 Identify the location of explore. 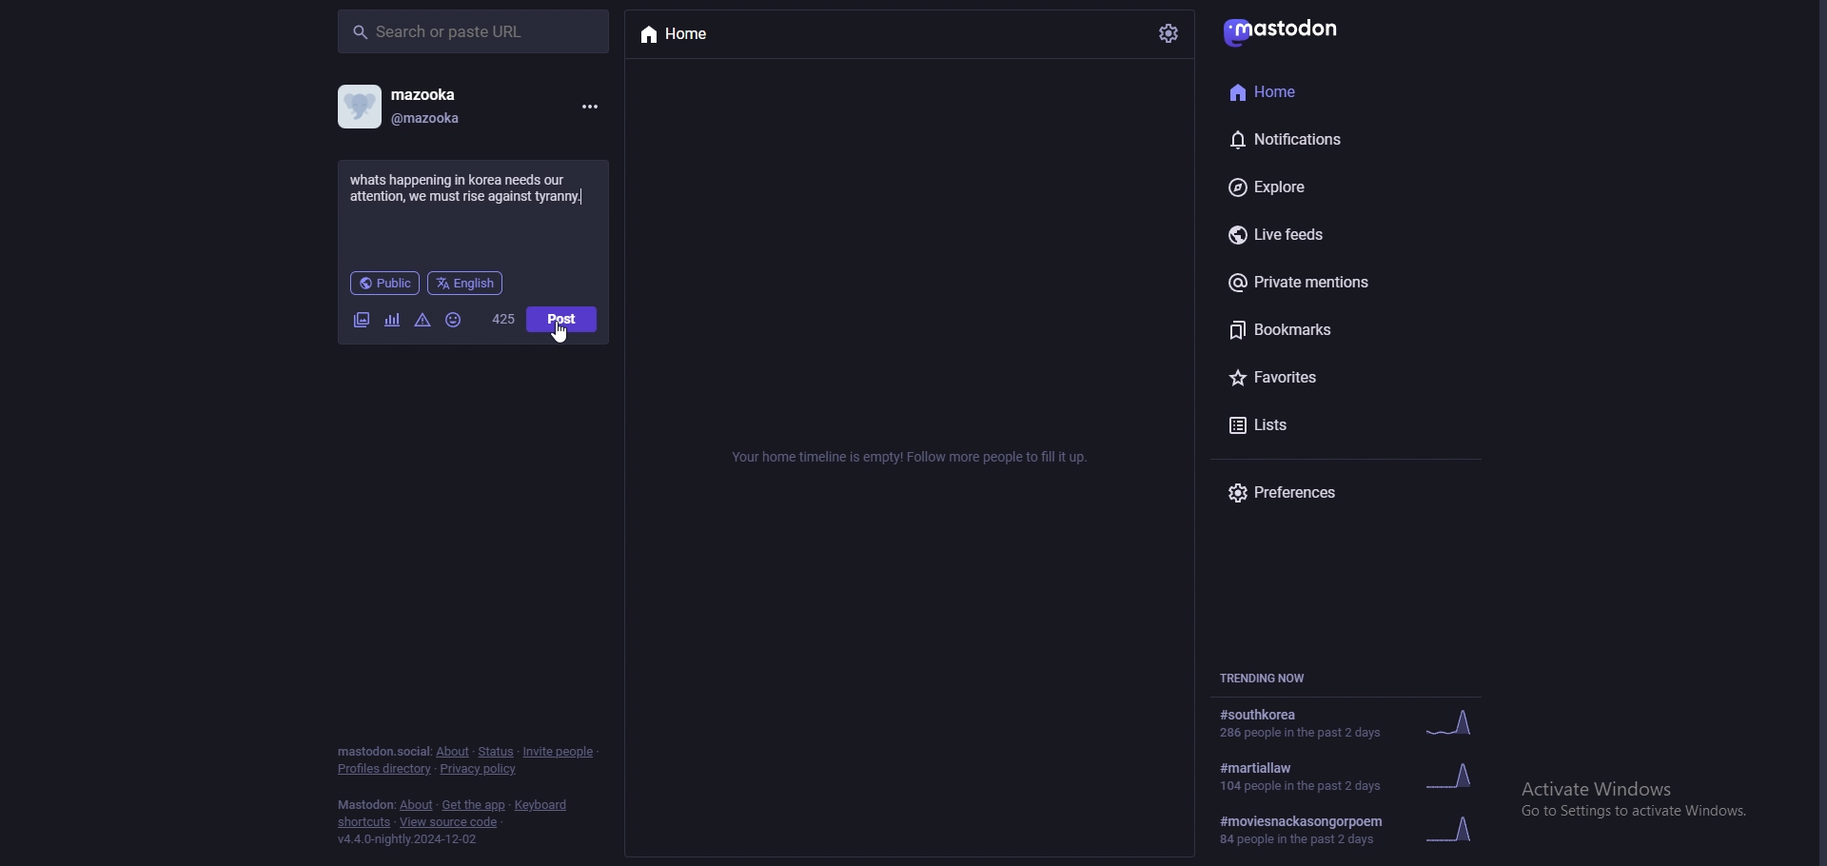
(1339, 187).